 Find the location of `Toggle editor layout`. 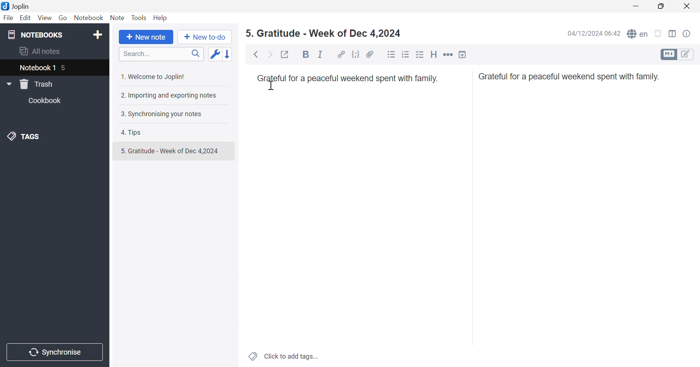

Toggle editor layout is located at coordinates (673, 34).